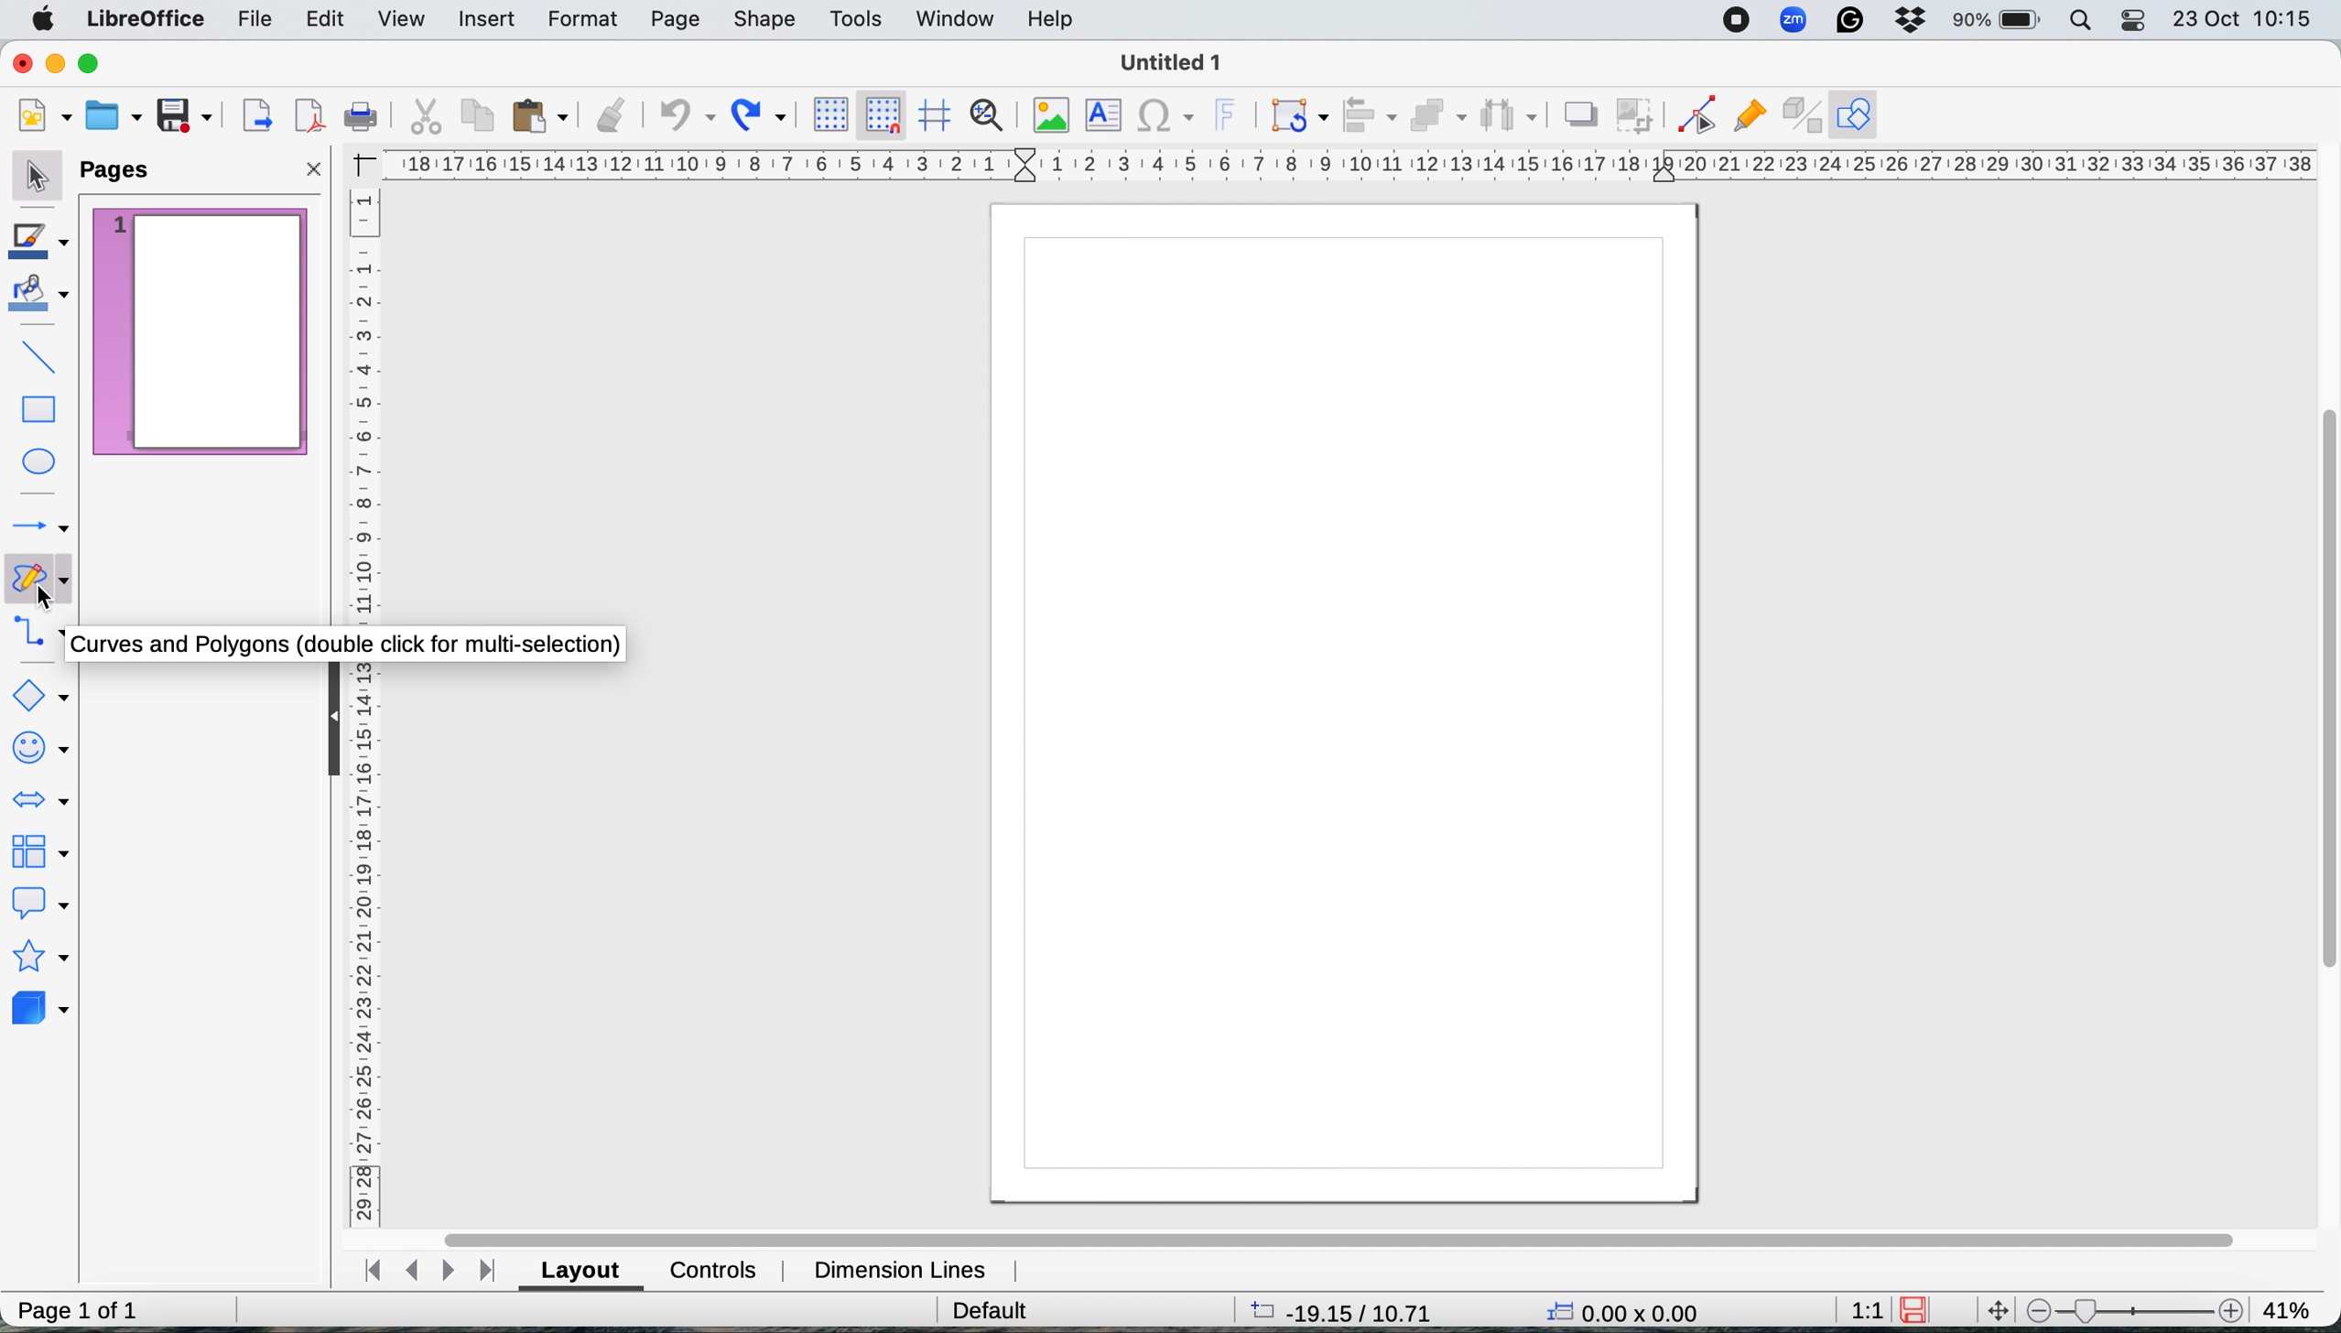 The height and width of the screenshot is (1333, 2341). I want to click on print, so click(362, 115).